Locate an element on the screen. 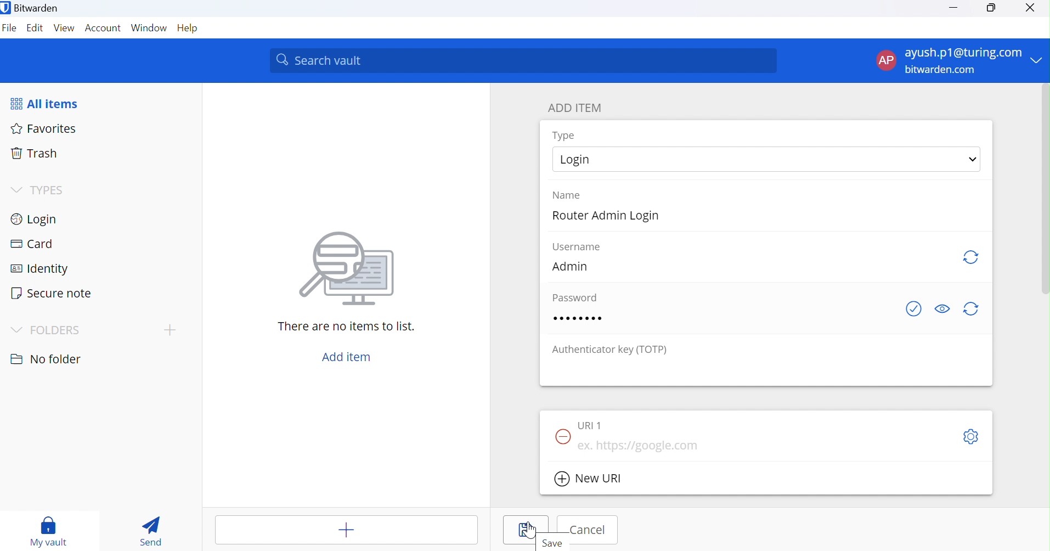 This screenshot has width=1050, height=551. Username is located at coordinates (576, 247).